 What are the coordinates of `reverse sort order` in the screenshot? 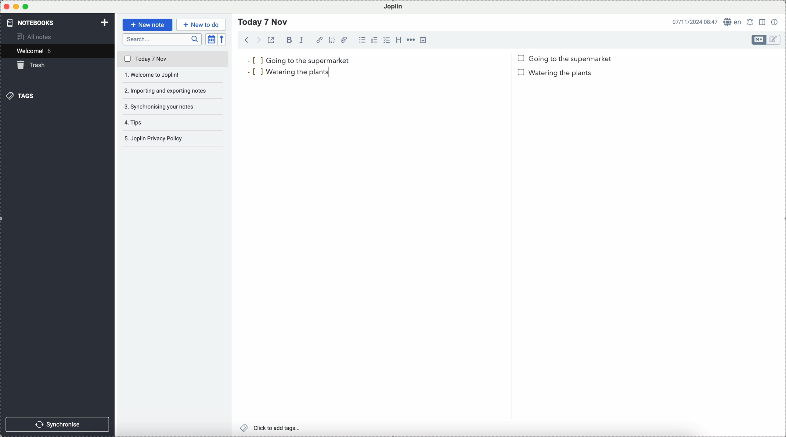 It's located at (222, 39).